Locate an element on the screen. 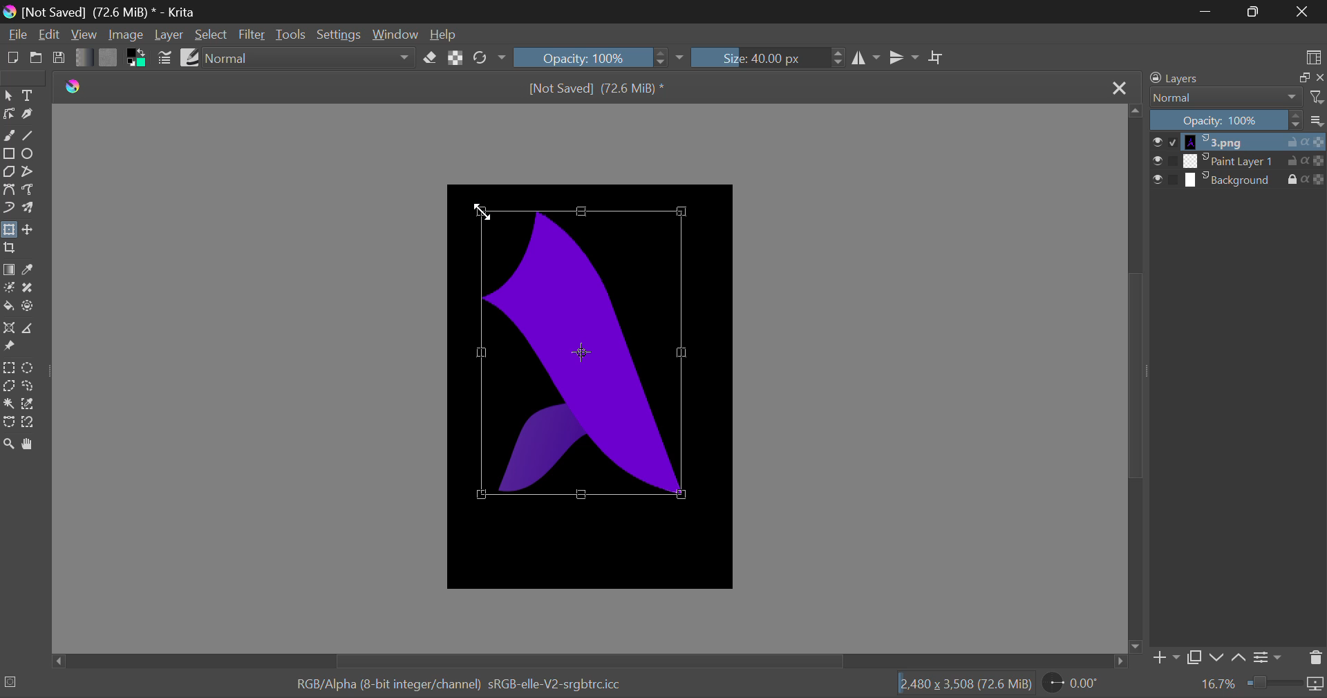  checkbox is located at coordinates (1163, 180).